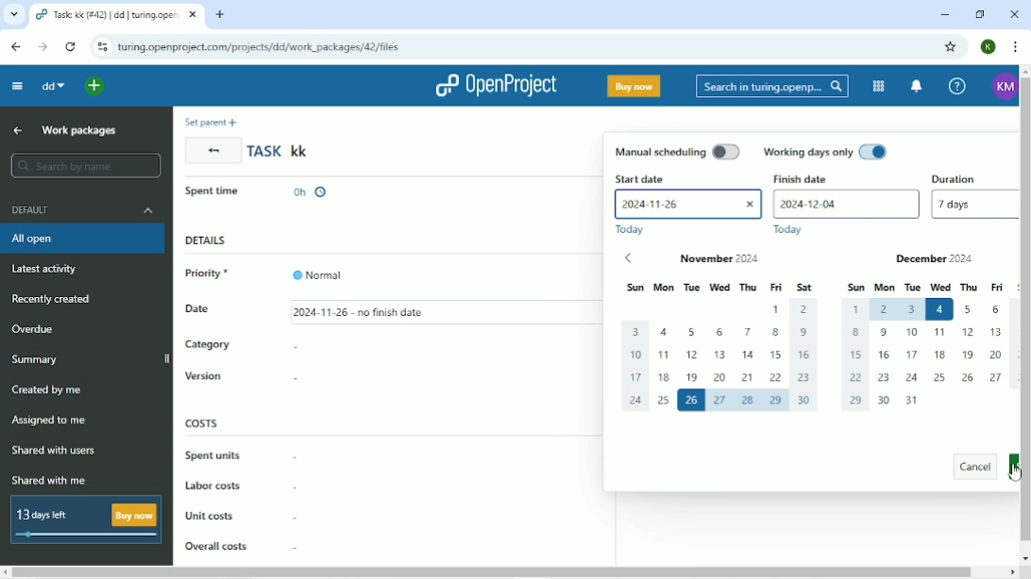 This screenshot has height=579, width=1031. Describe the element at coordinates (82, 166) in the screenshot. I see `Search by name` at that location.